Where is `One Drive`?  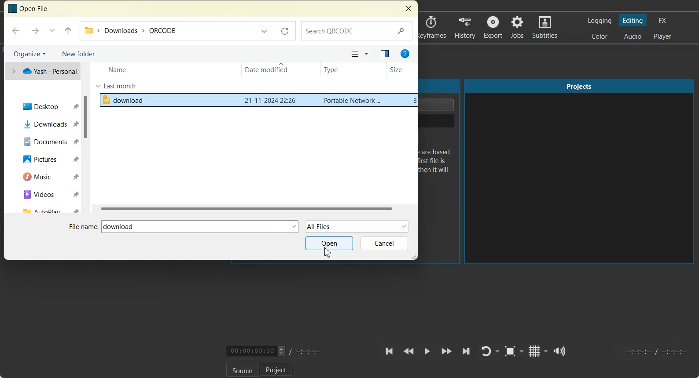
One Drive is located at coordinates (42, 71).